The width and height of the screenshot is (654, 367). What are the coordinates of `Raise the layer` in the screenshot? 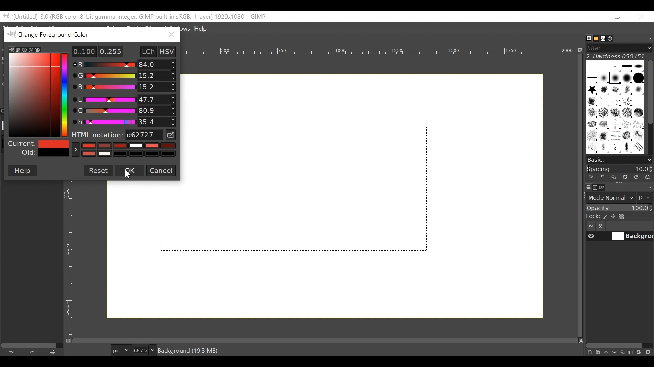 It's located at (606, 352).